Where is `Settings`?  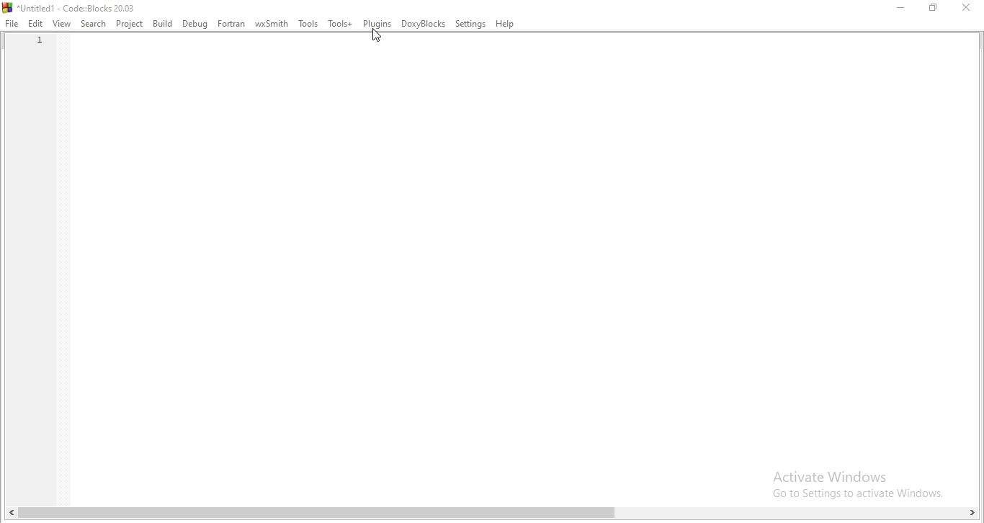
Settings is located at coordinates (470, 24).